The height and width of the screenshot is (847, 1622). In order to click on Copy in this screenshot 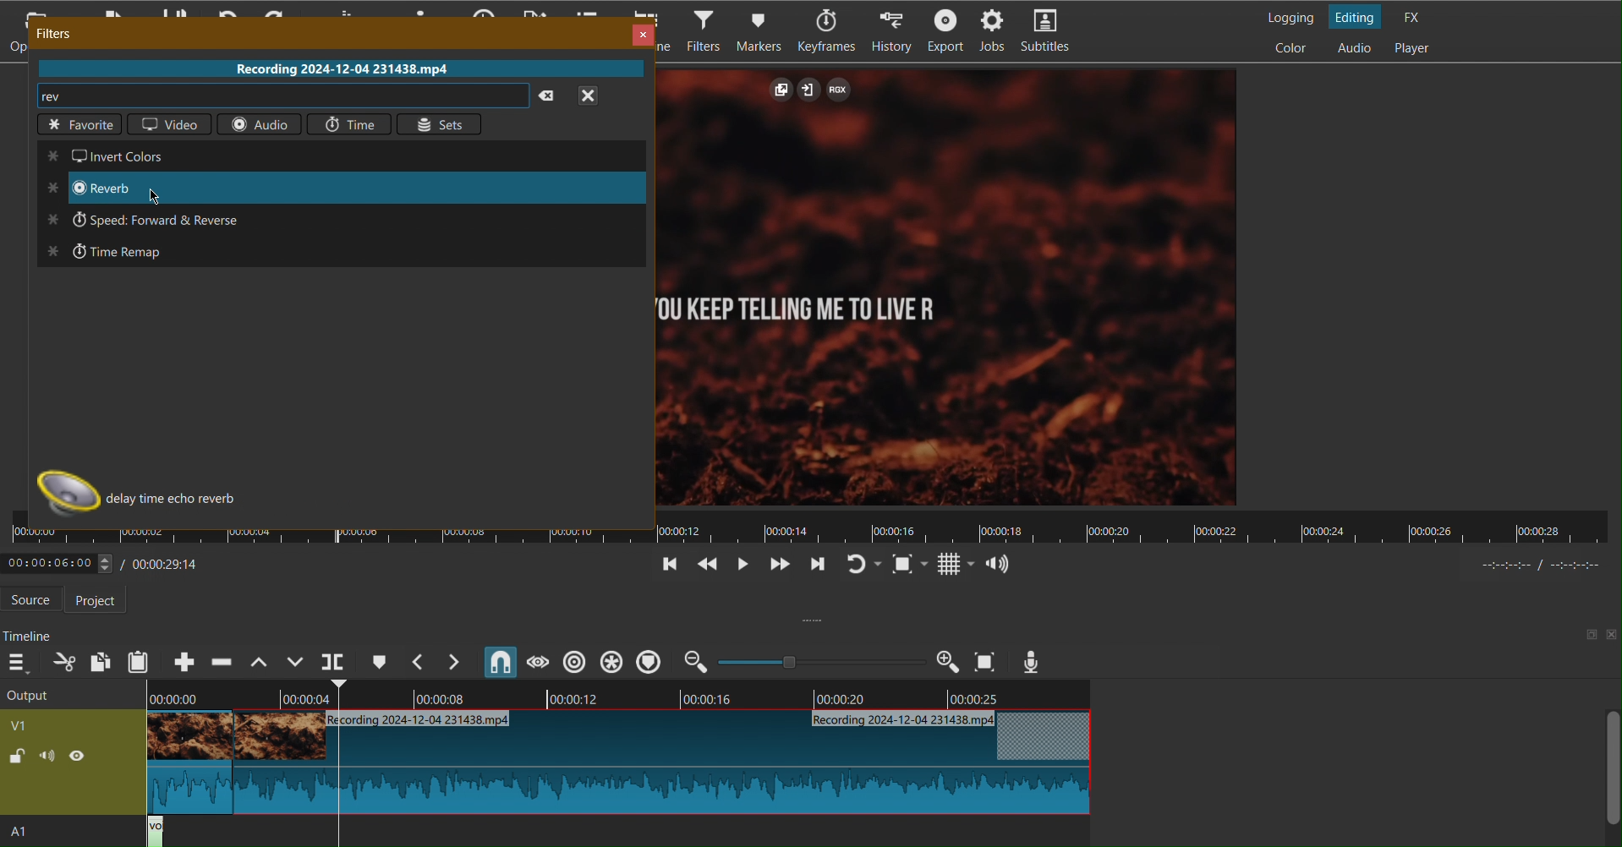, I will do `click(101, 660)`.